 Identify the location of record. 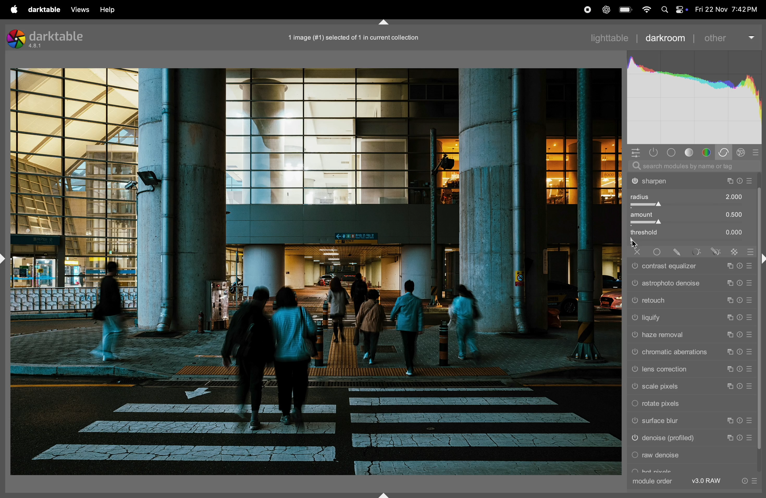
(562, 10).